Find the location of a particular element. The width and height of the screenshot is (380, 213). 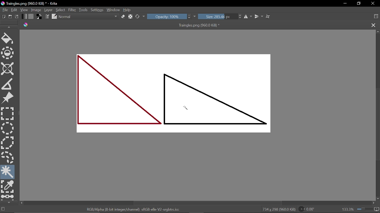

Move up is located at coordinates (378, 32).